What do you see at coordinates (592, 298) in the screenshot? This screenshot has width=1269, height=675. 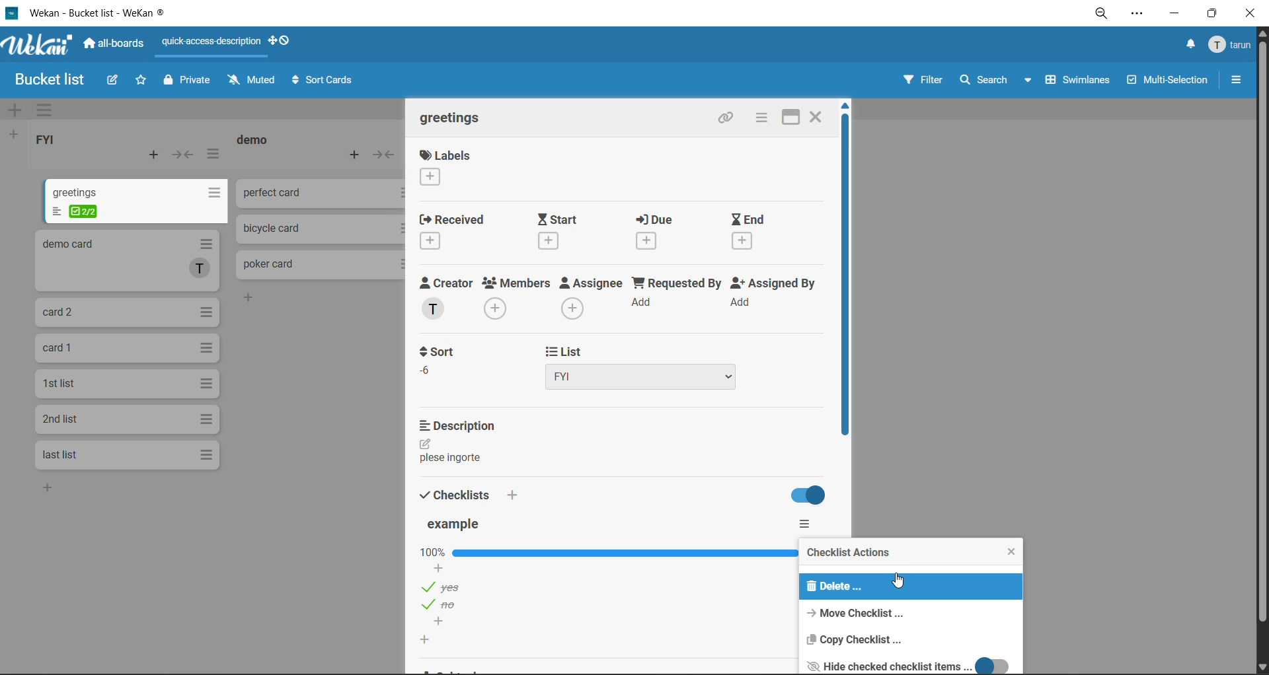 I see `assignee` at bounding box center [592, 298].